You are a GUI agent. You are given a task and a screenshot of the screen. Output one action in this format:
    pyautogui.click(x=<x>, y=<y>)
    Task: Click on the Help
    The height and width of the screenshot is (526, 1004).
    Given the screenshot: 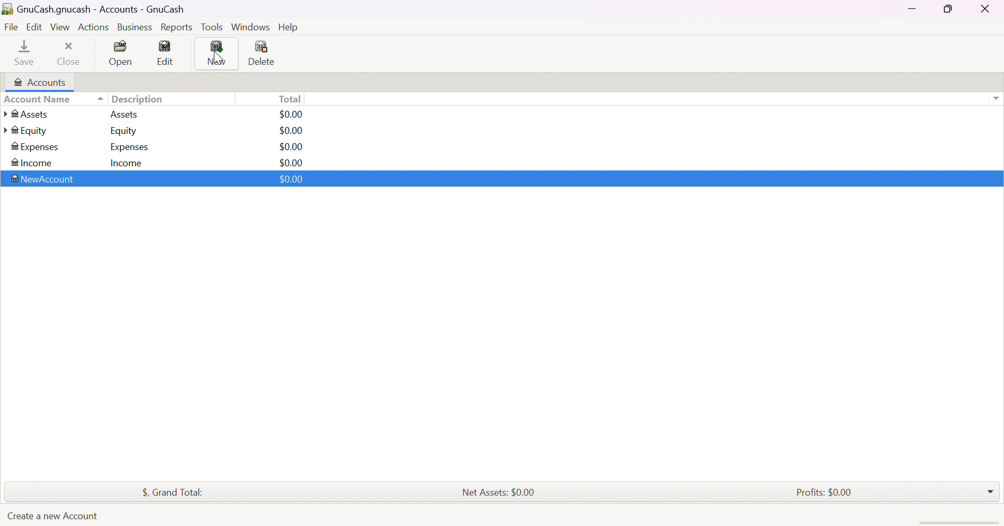 What is the action you would take?
    pyautogui.click(x=290, y=28)
    